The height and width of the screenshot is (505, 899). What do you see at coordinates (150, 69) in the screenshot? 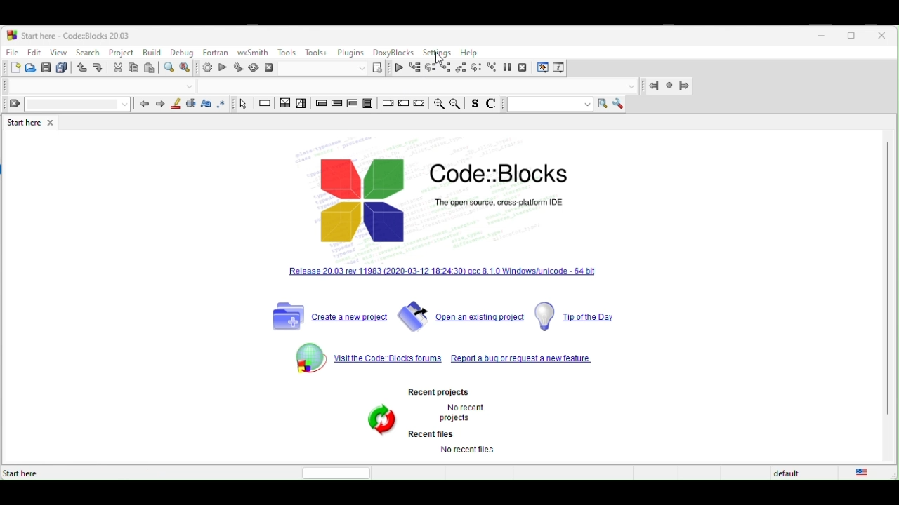
I see `paste` at bounding box center [150, 69].